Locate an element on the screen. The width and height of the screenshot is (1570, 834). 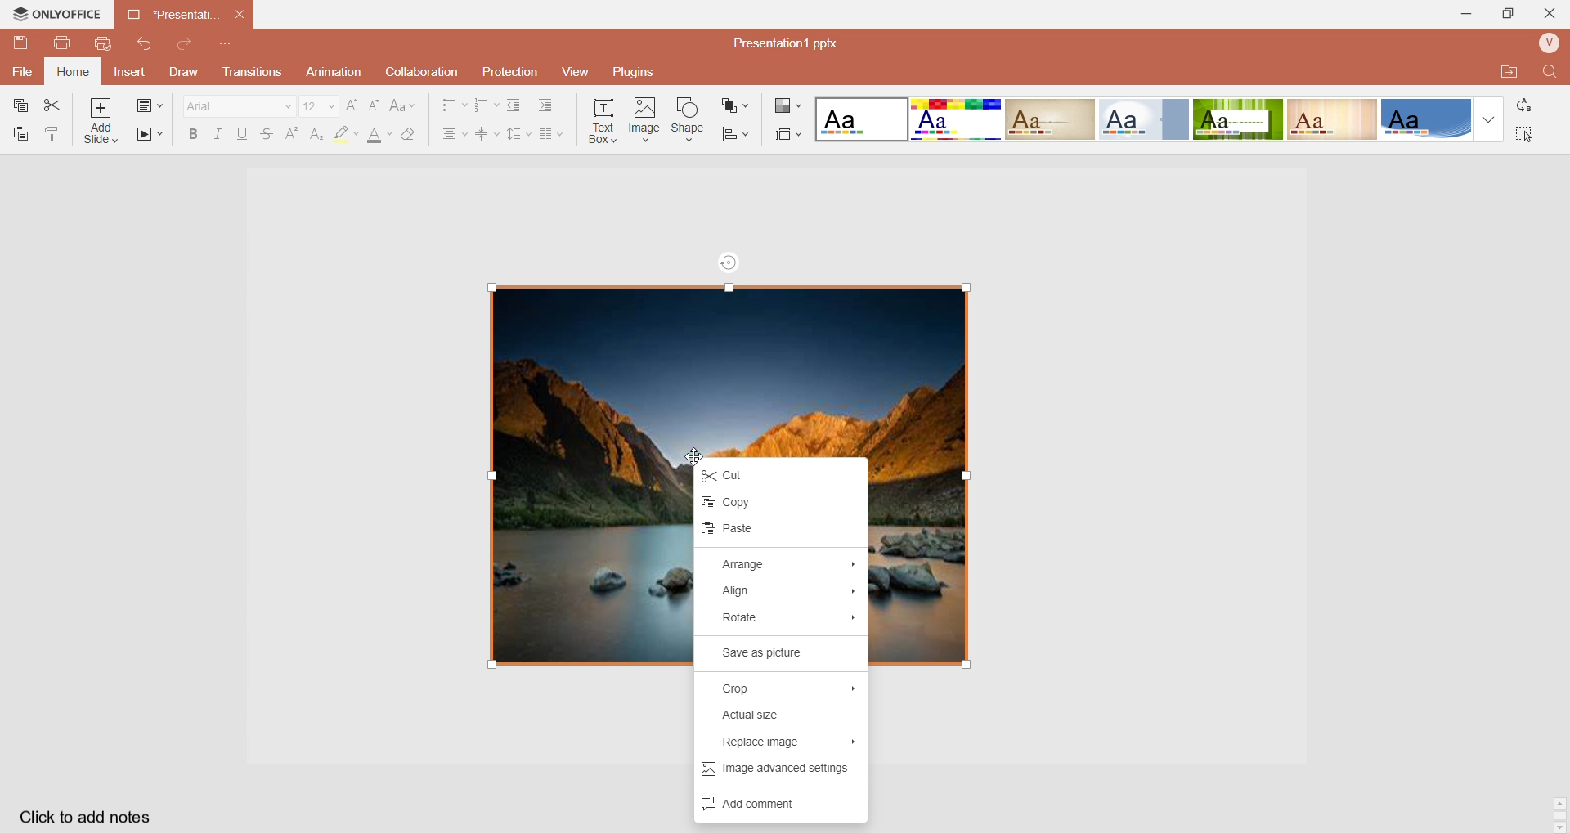
Insert is located at coordinates (131, 74).